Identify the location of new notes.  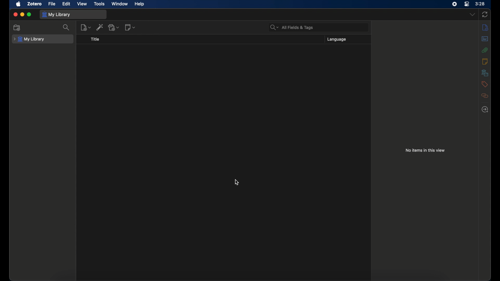
(130, 27).